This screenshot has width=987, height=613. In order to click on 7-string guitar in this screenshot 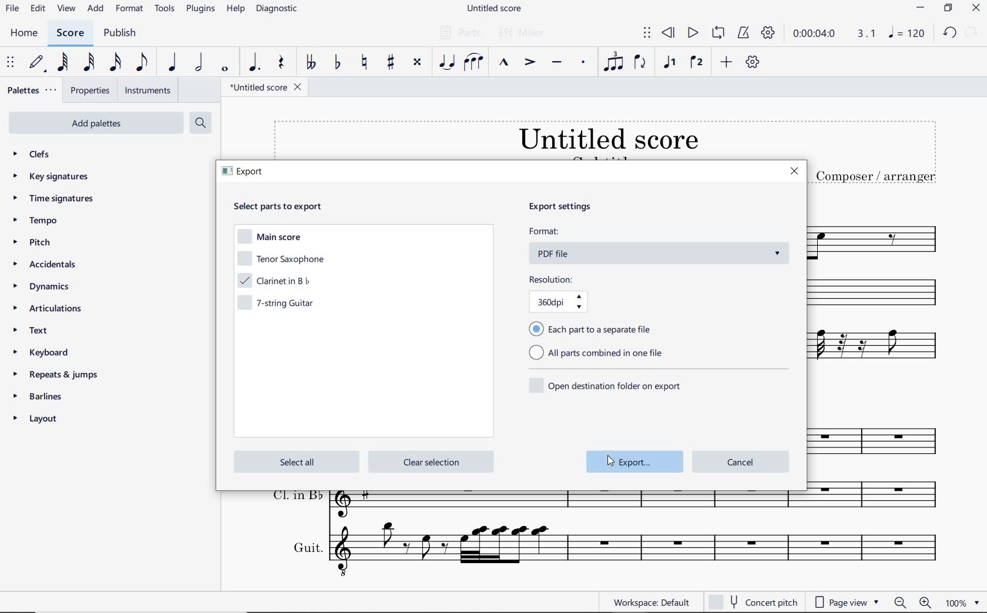, I will do `click(280, 305)`.